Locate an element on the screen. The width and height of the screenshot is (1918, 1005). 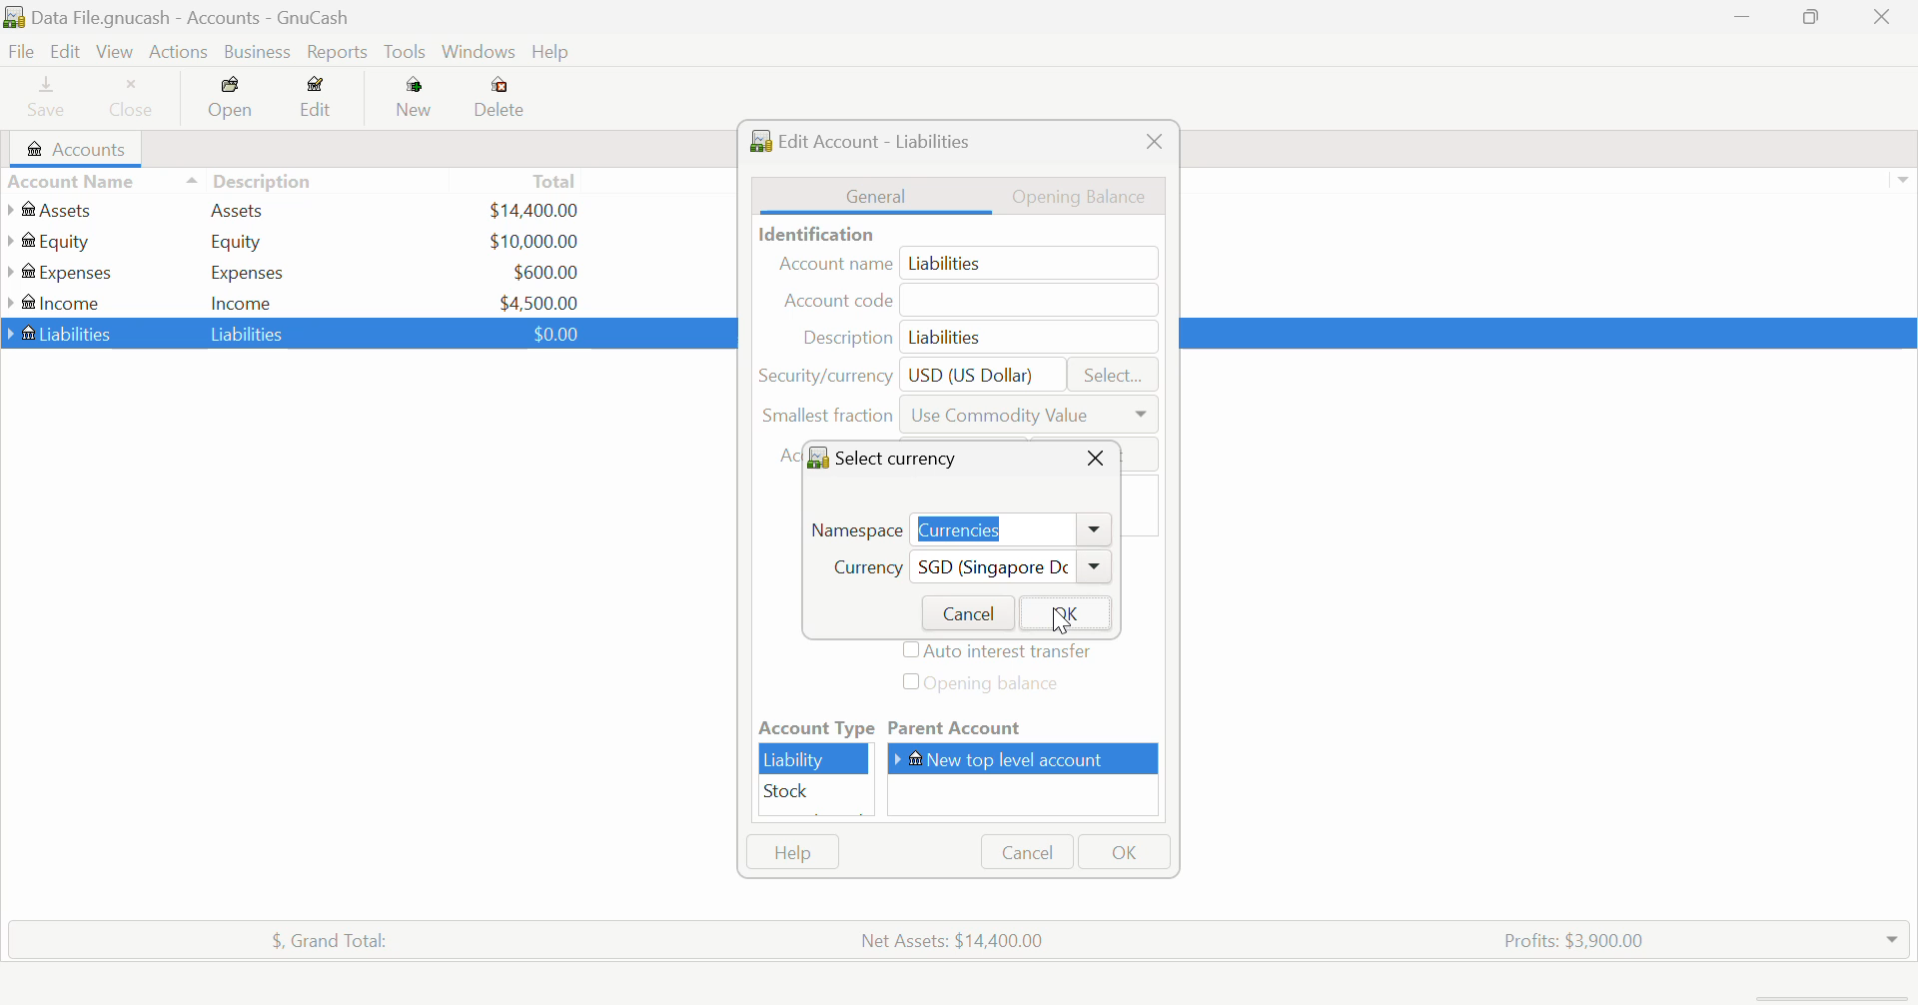
Edit Account - Liabilities is located at coordinates (868, 139).